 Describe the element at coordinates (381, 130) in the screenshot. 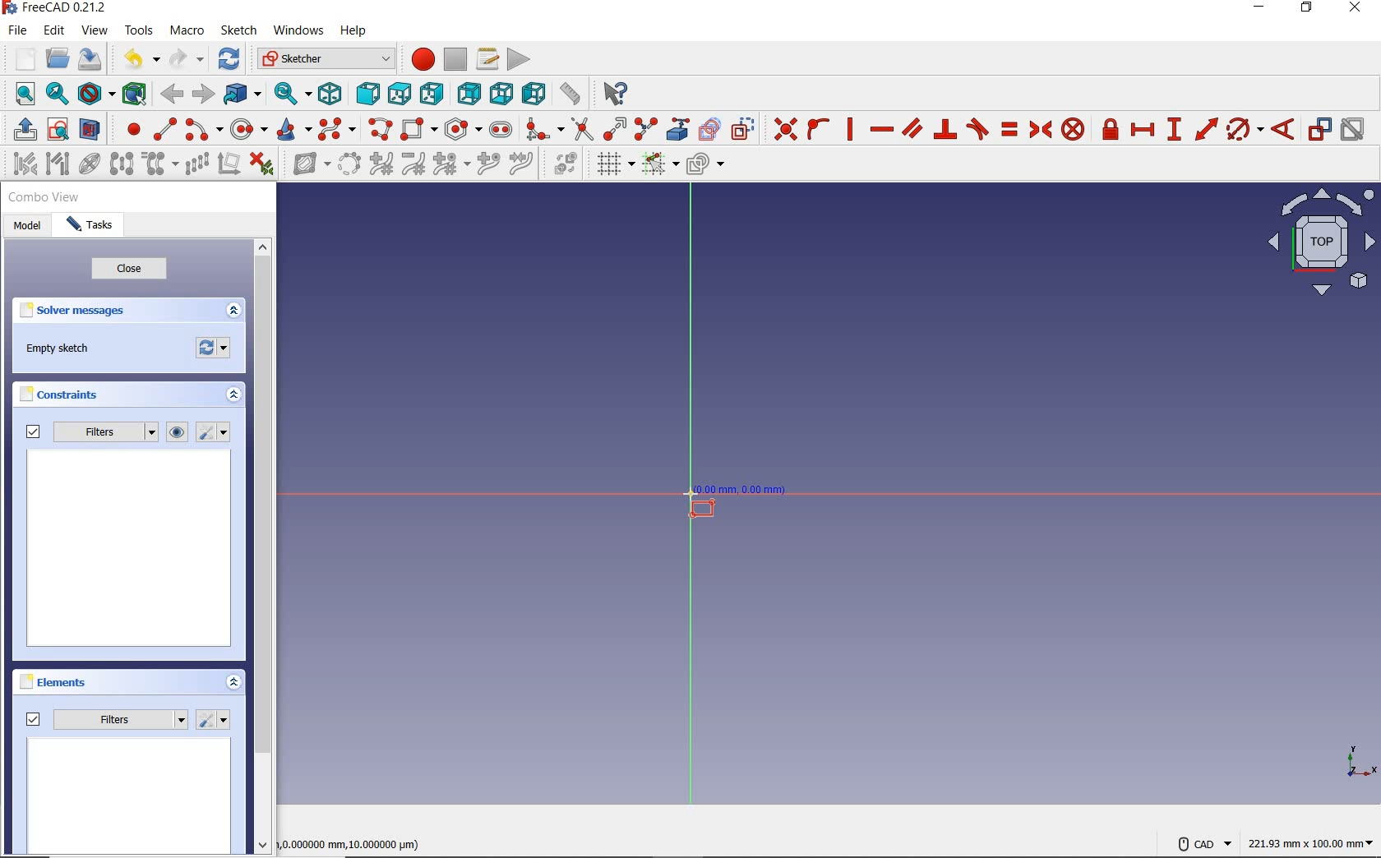

I see `create polyline` at that location.